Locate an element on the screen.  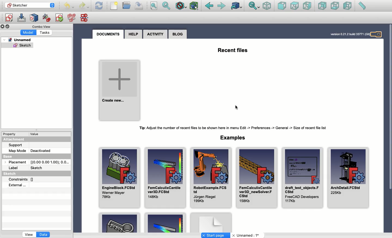
Model is located at coordinates (29, 32).